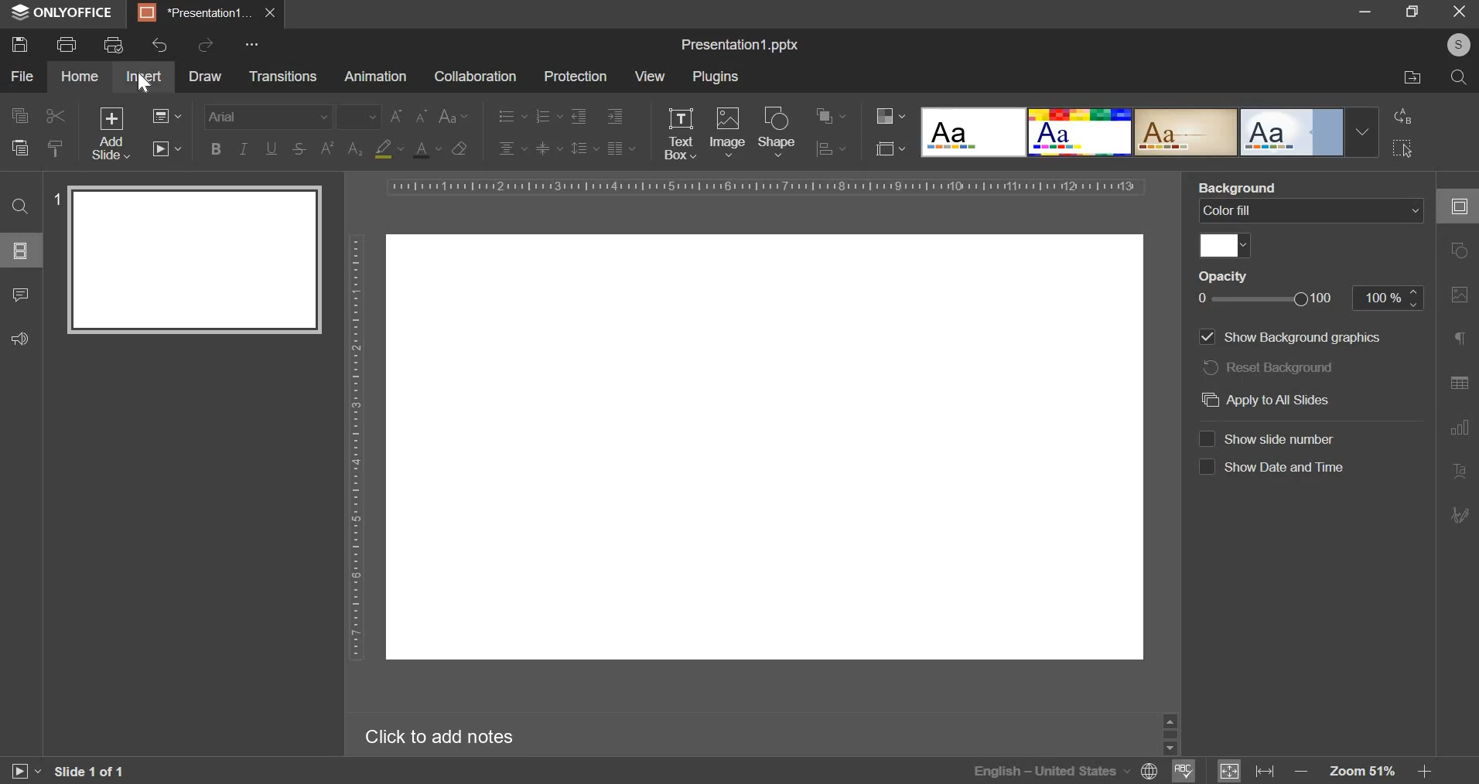 The width and height of the screenshot is (1479, 784). What do you see at coordinates (1269, 399) in the screenshot?
I see `apply to all slides` at bounding box center [1269, 399].